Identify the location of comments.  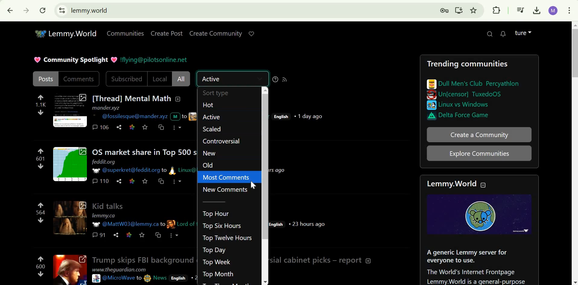
(98, 235).